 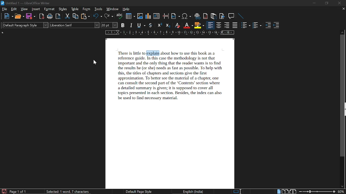 I want to click on insert symbol, so click(x=187, y=16).